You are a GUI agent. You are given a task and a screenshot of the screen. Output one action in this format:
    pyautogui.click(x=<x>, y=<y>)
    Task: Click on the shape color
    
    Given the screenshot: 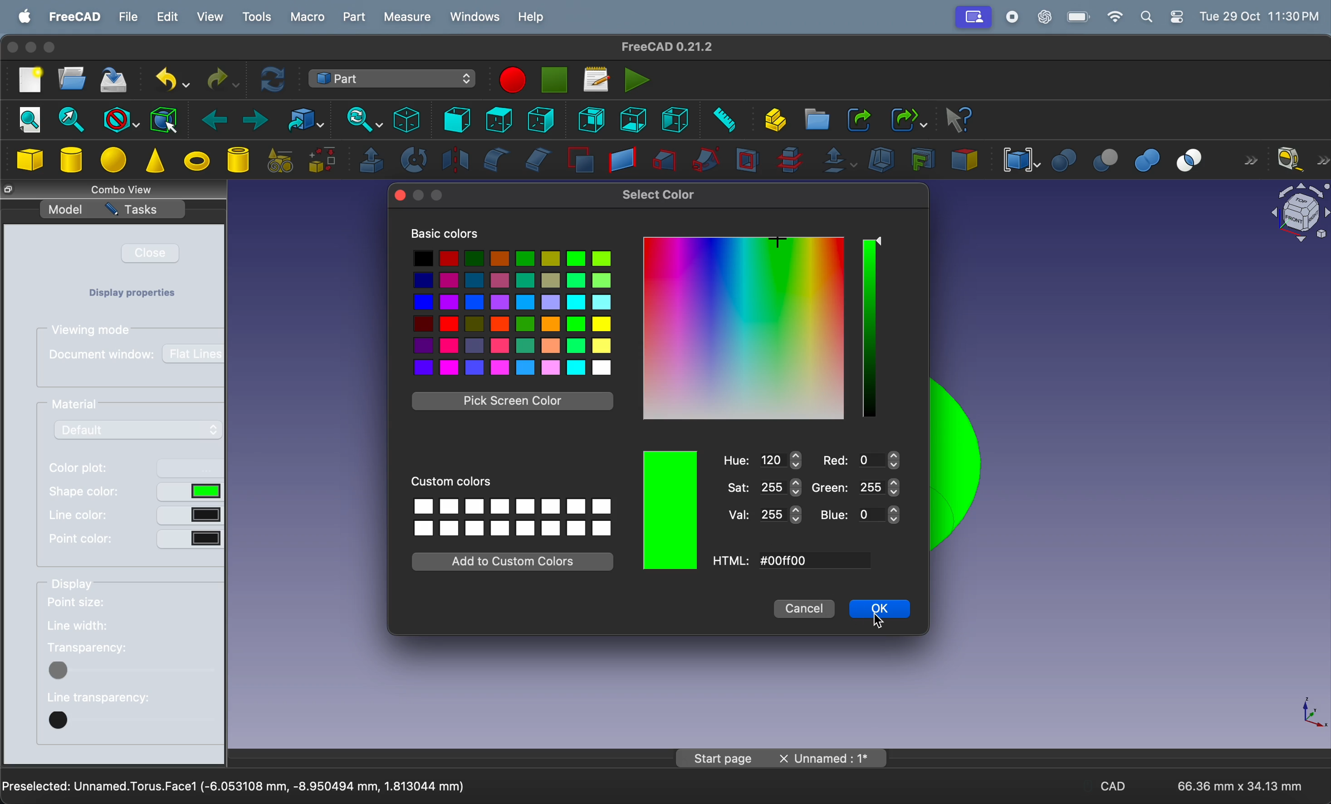 What is the action you would take?
    pyautogui.click(x=84, y=492)
    